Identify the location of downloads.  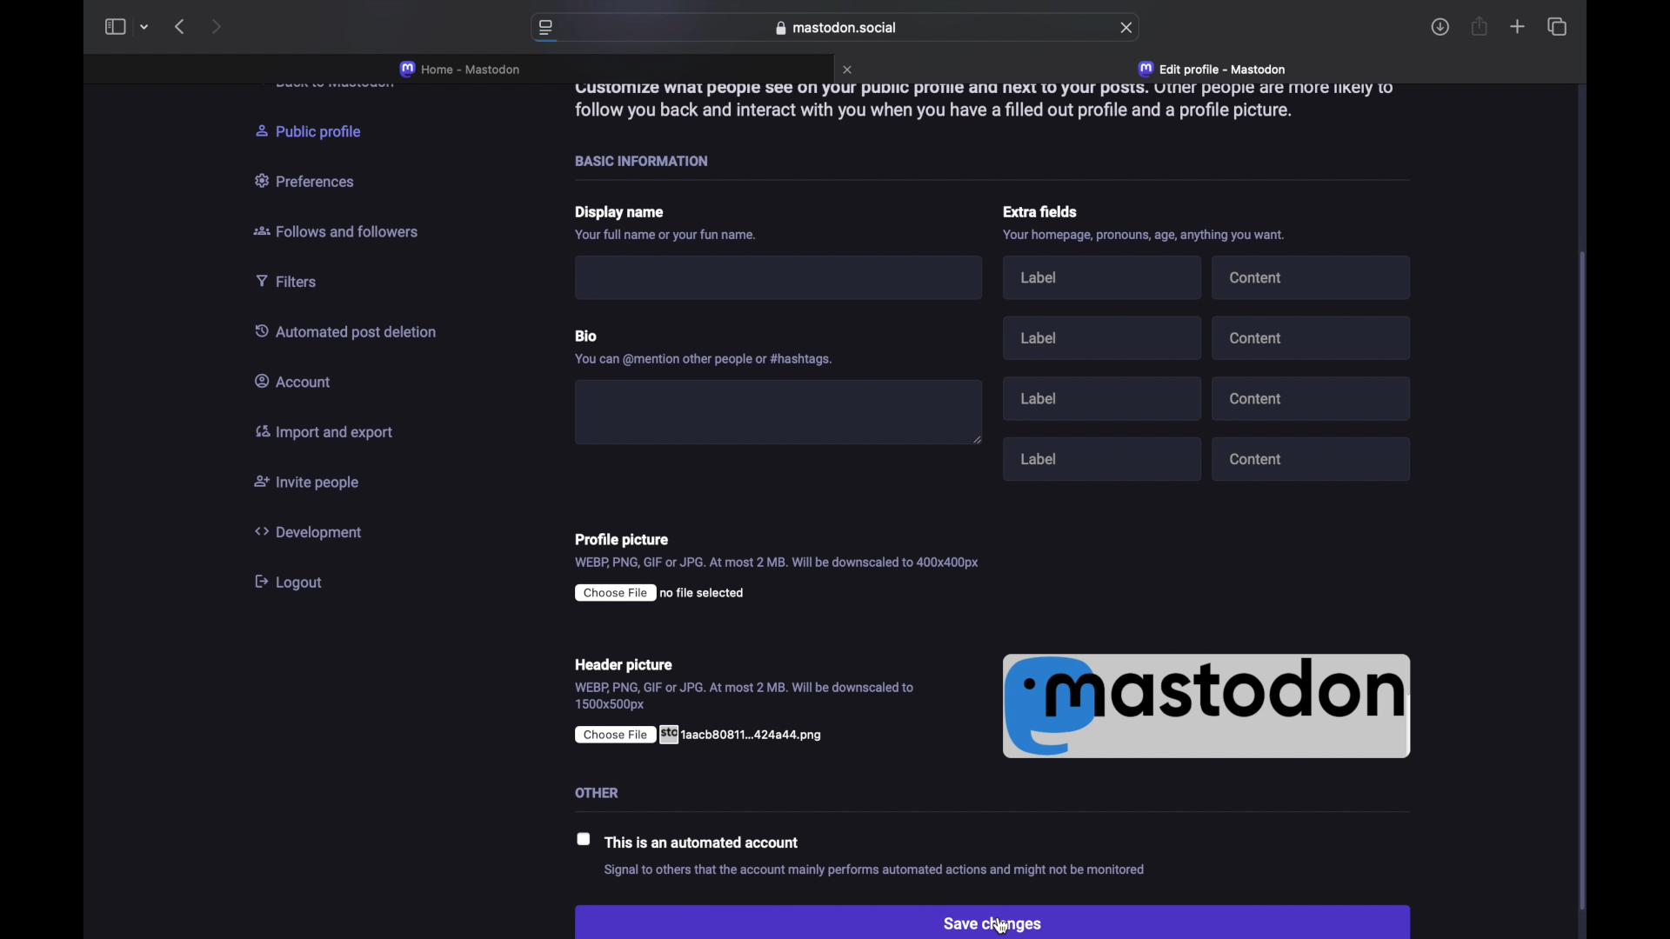
(1440, 27).